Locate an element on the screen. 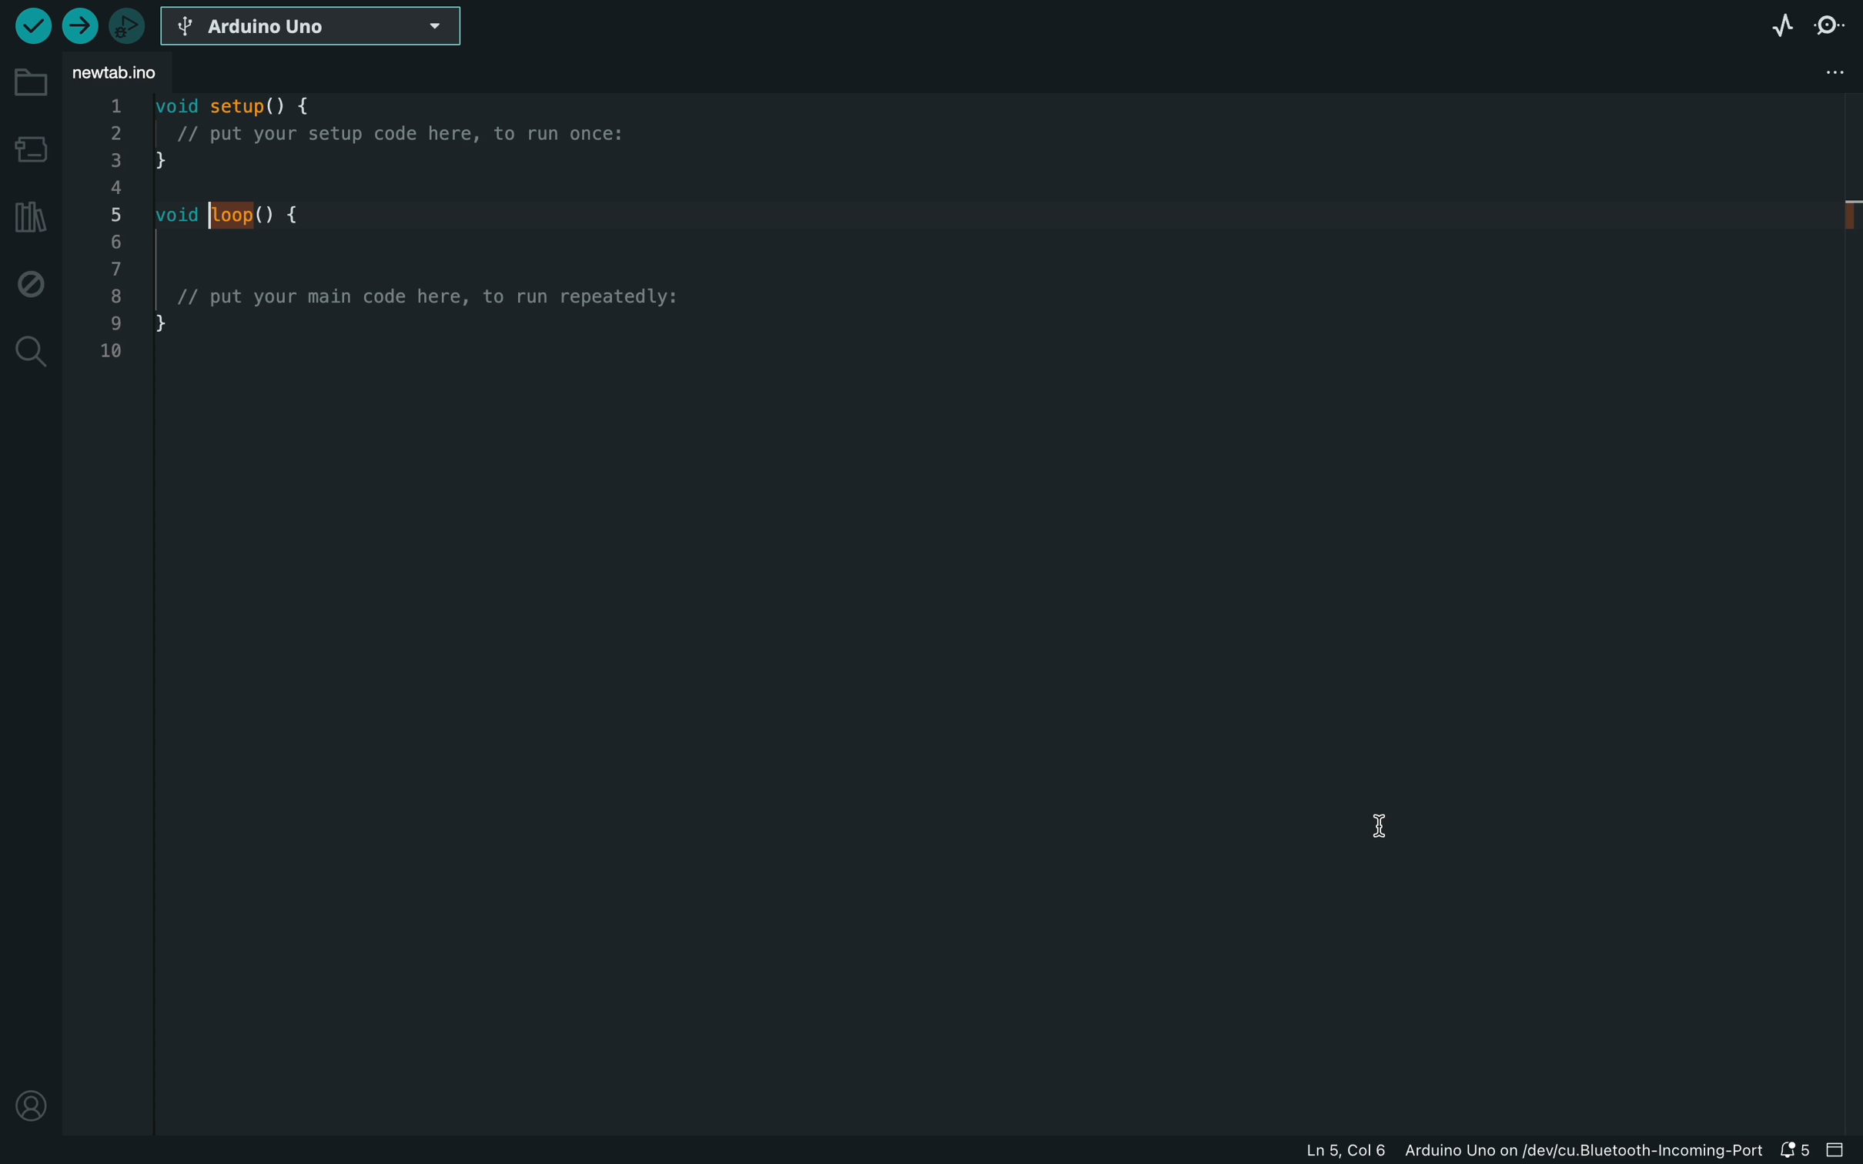 The height and width of the screenshot is (1164, 1863). debug is located at coordinates (28, 282).